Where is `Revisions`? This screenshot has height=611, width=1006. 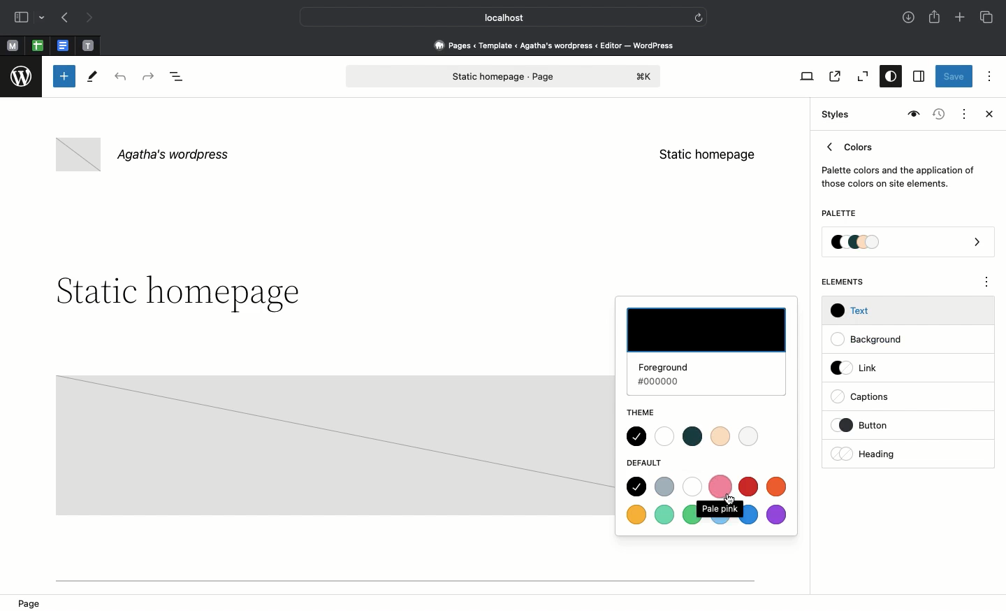
Revisions is located at coordinates (937, 115).